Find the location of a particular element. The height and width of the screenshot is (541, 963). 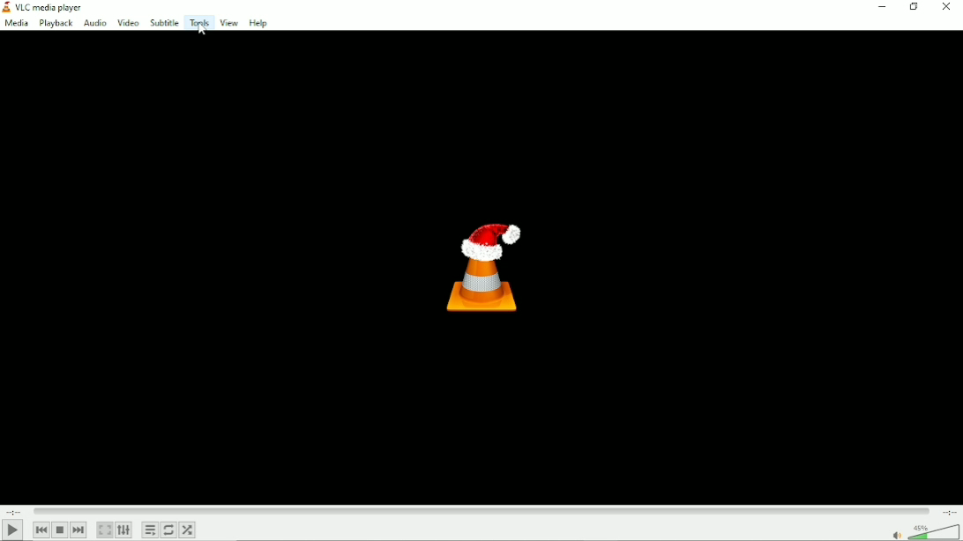

Close is located at coordinates (948, 7).